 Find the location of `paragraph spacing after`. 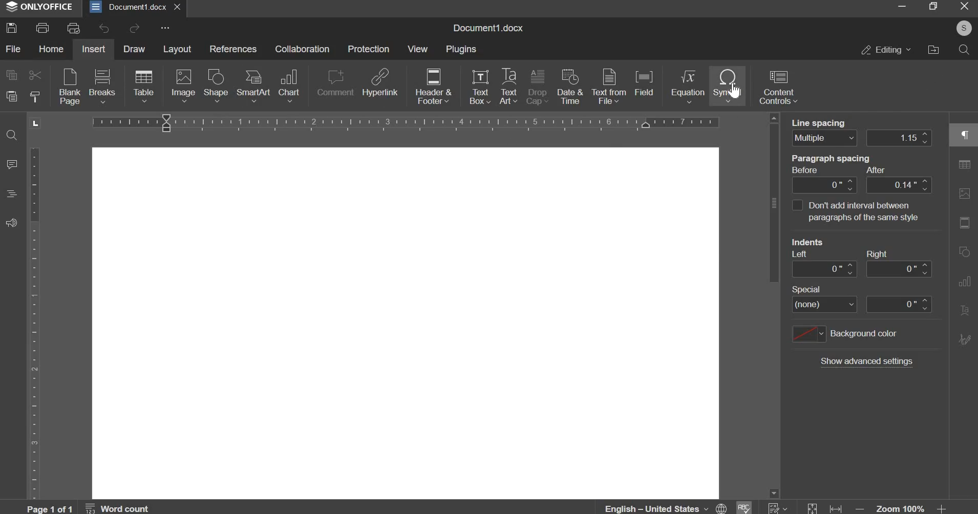

paragraph spacing after is located at coordinates (825, 184).